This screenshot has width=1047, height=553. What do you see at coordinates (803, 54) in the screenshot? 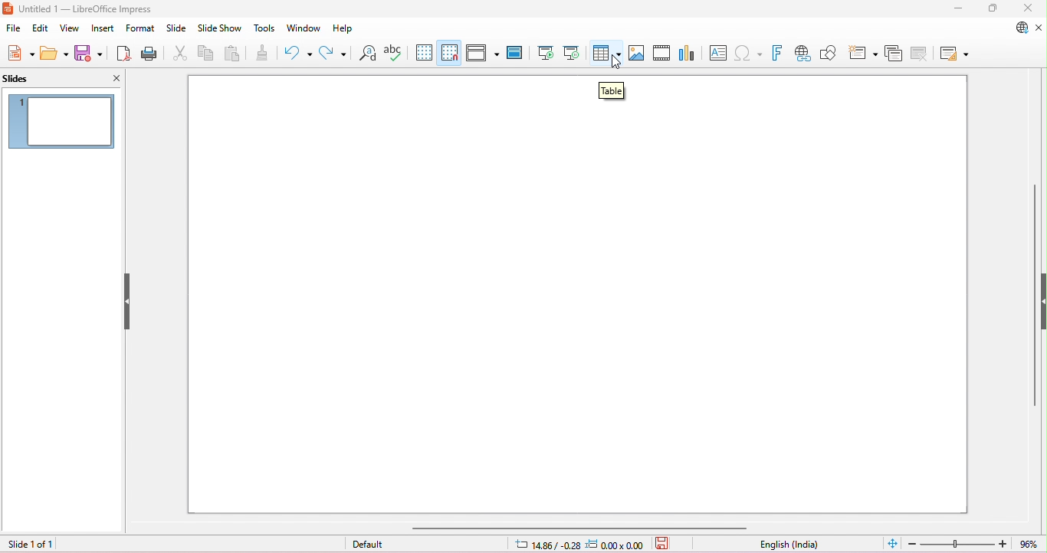
I see `insert hyperlink` at bounding box center [803, 54].